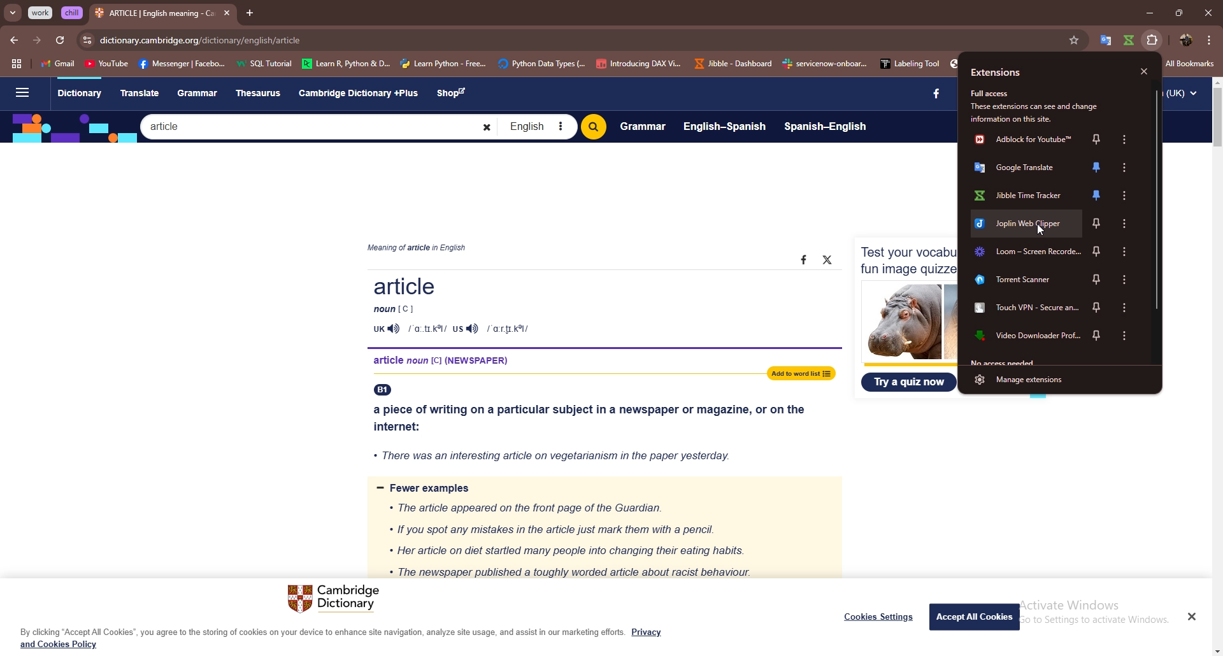 Image resolution: width=1223 pixels, height=656 pixels. Describe the element at coordinates (1129, 40) in the screenshot. I see `extension` at that location.